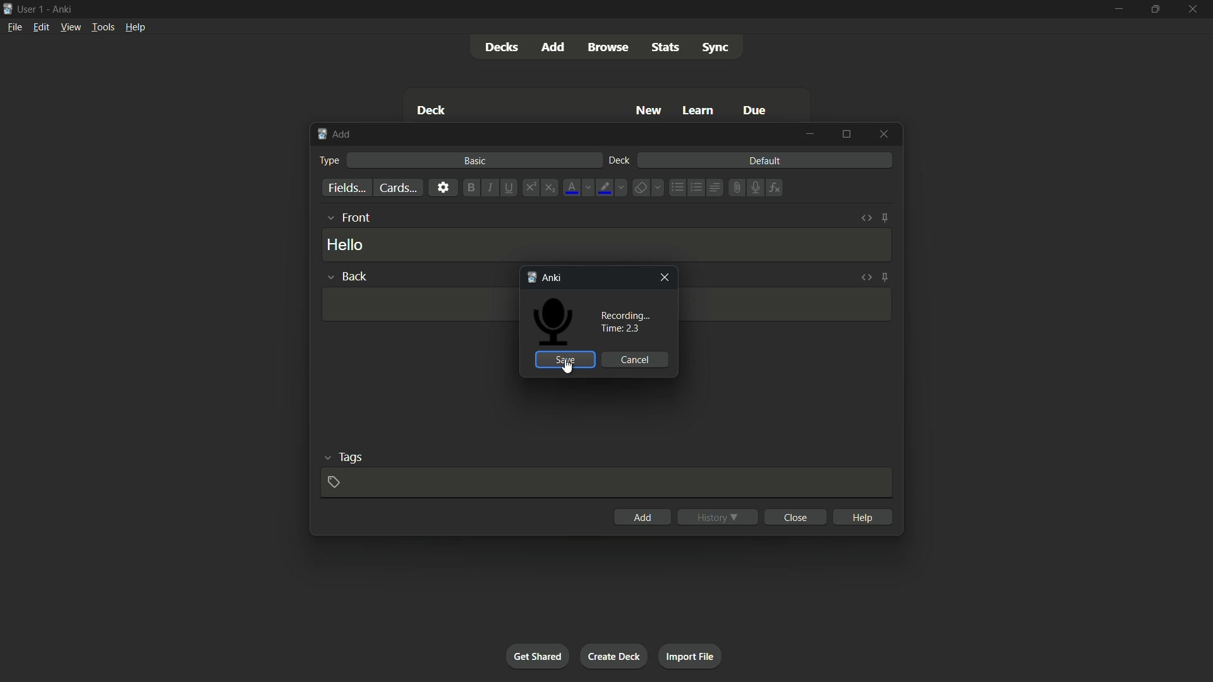  Describe the element at coordinates (579, 188) in the screenshot. I see `font color` at that location.